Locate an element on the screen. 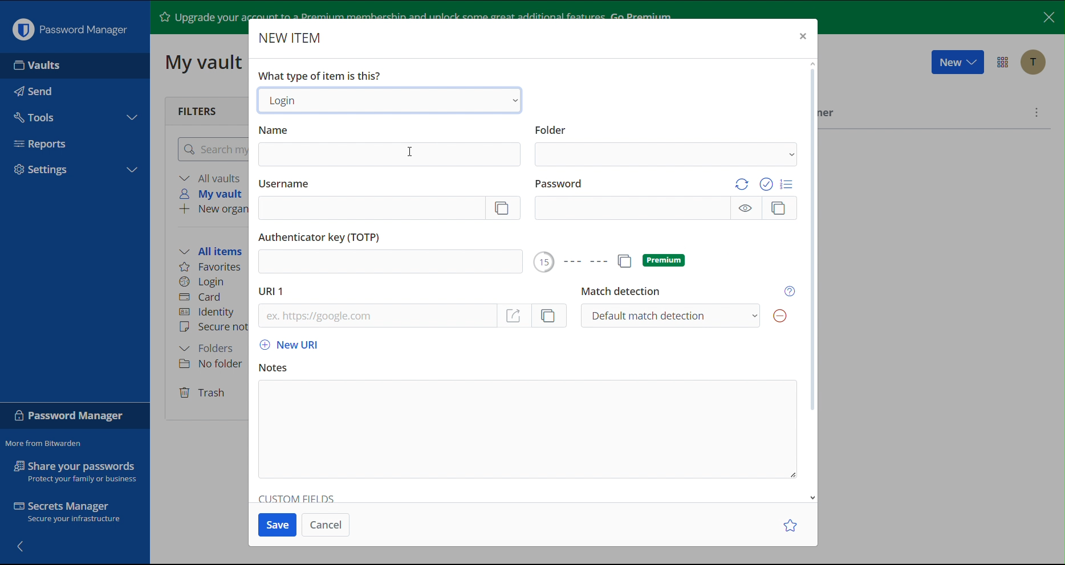  Folder is located at coordinates (665, 144).